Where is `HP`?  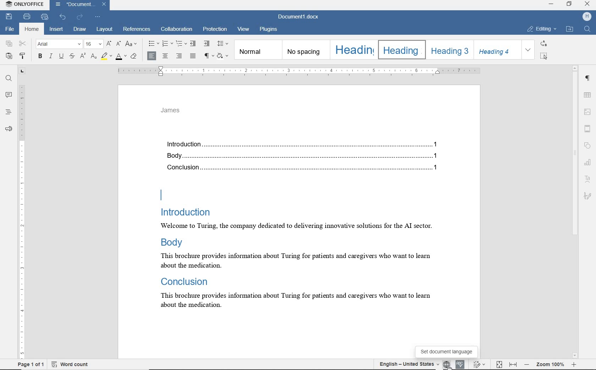 HP is located at coordinates (586, 17).